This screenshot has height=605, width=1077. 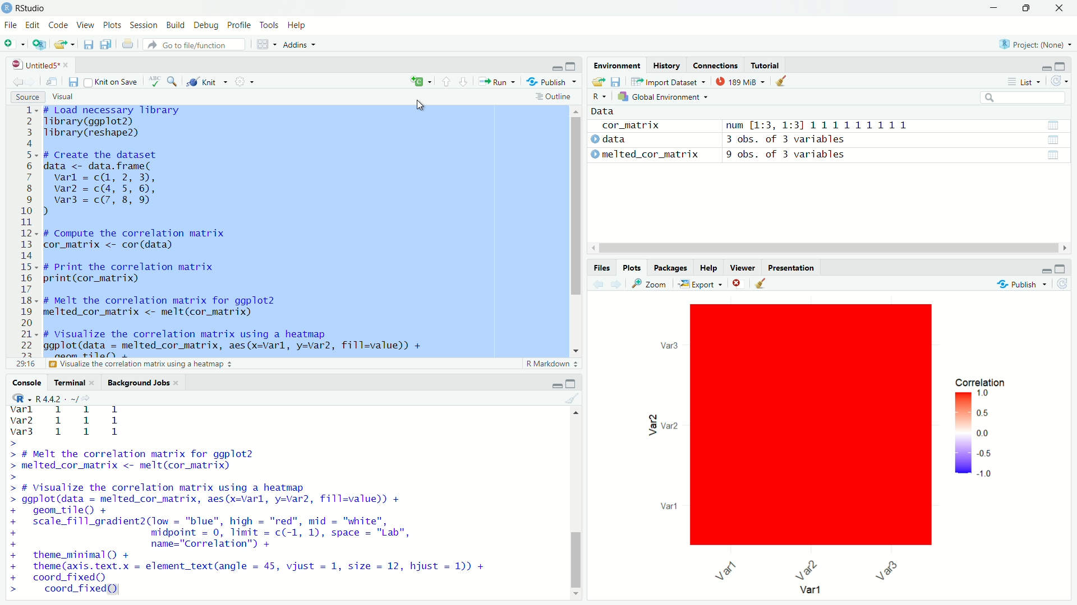 What do you see at coordinates (421, 82) in the screenshot?
I see `language select` at bounding box center [421, 82].